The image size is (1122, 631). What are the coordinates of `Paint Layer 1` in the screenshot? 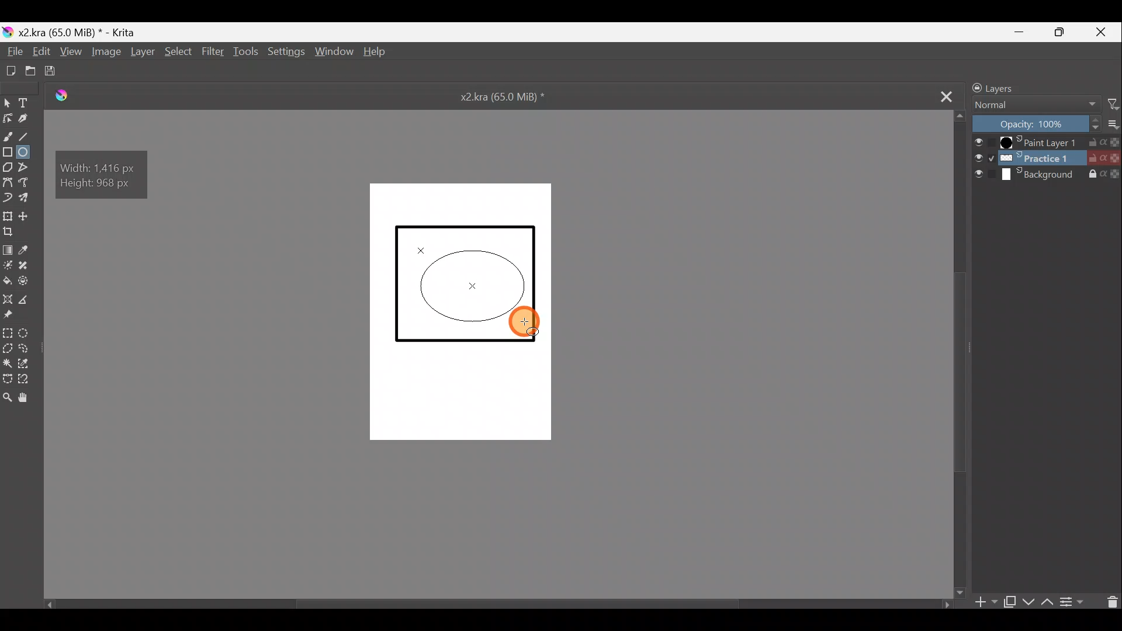 It's located at (1047, 141).